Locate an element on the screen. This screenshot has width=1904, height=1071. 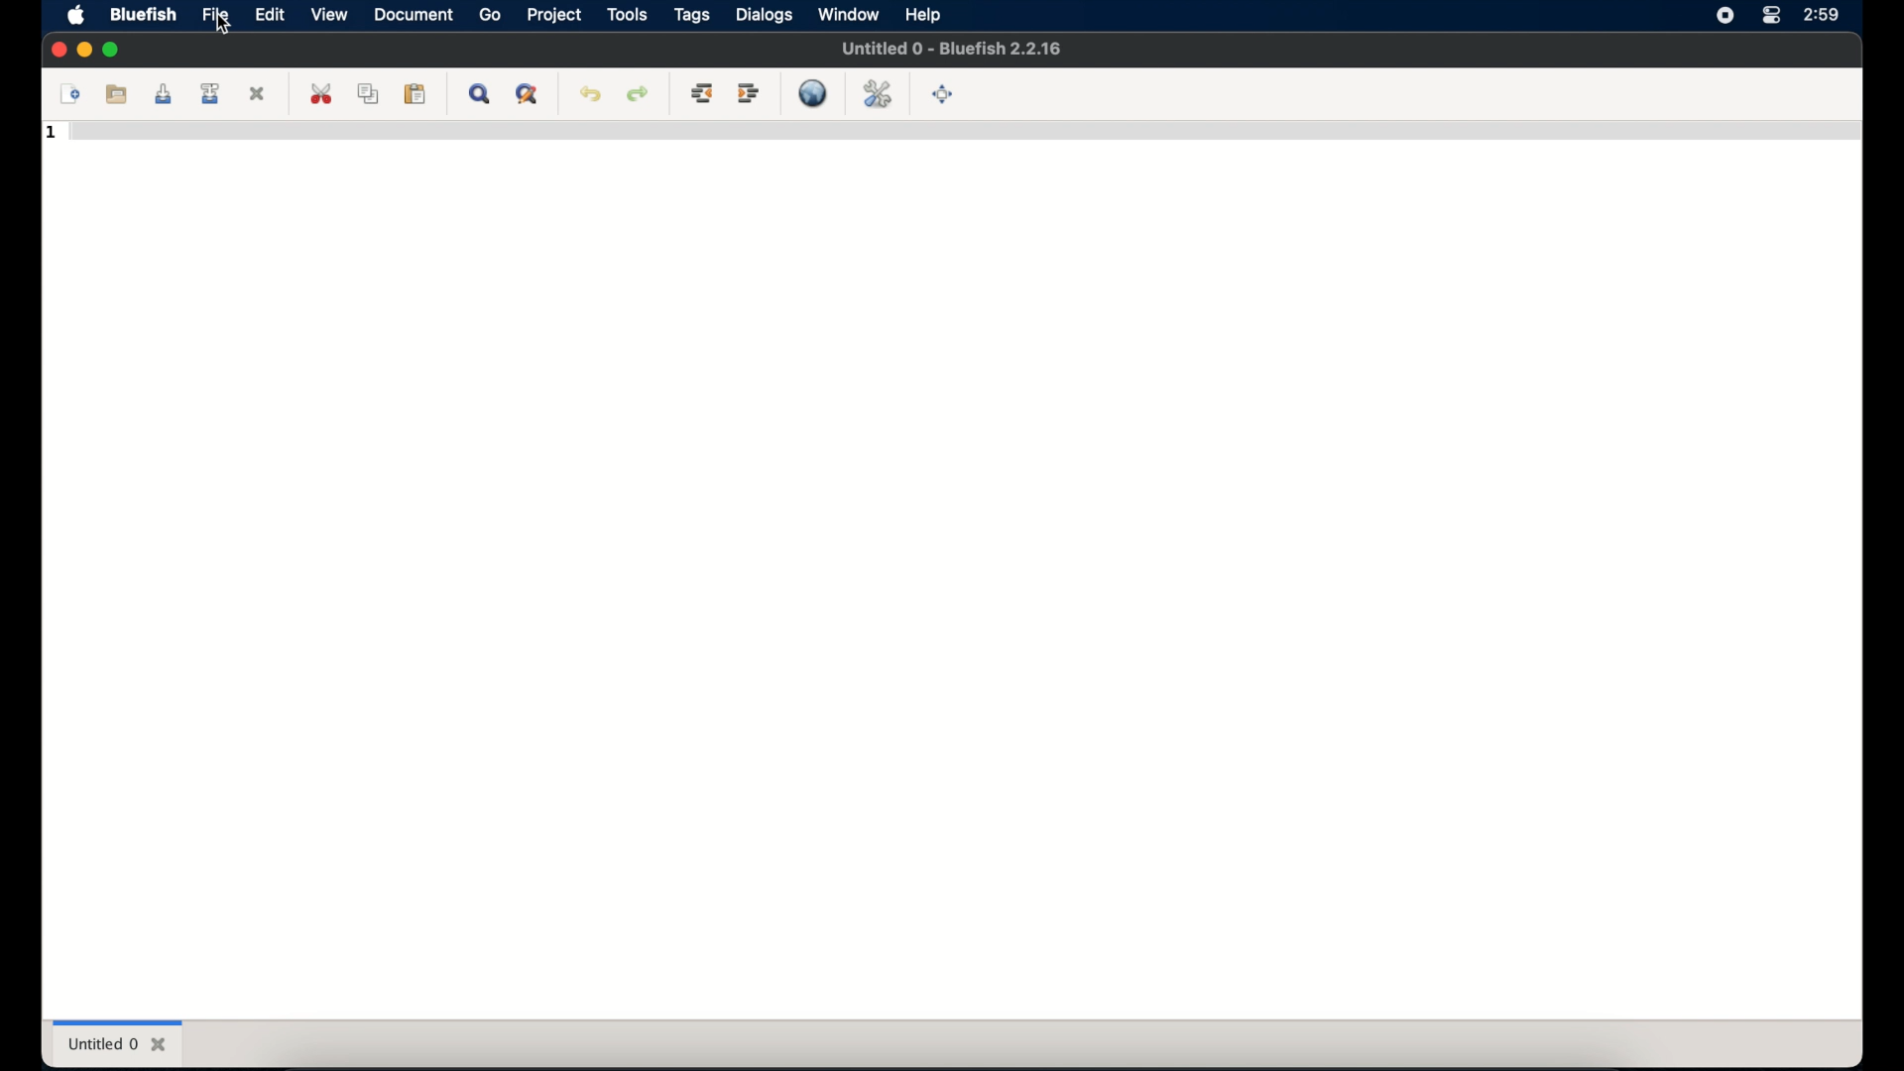
redo is located at coordinates (639, 93).